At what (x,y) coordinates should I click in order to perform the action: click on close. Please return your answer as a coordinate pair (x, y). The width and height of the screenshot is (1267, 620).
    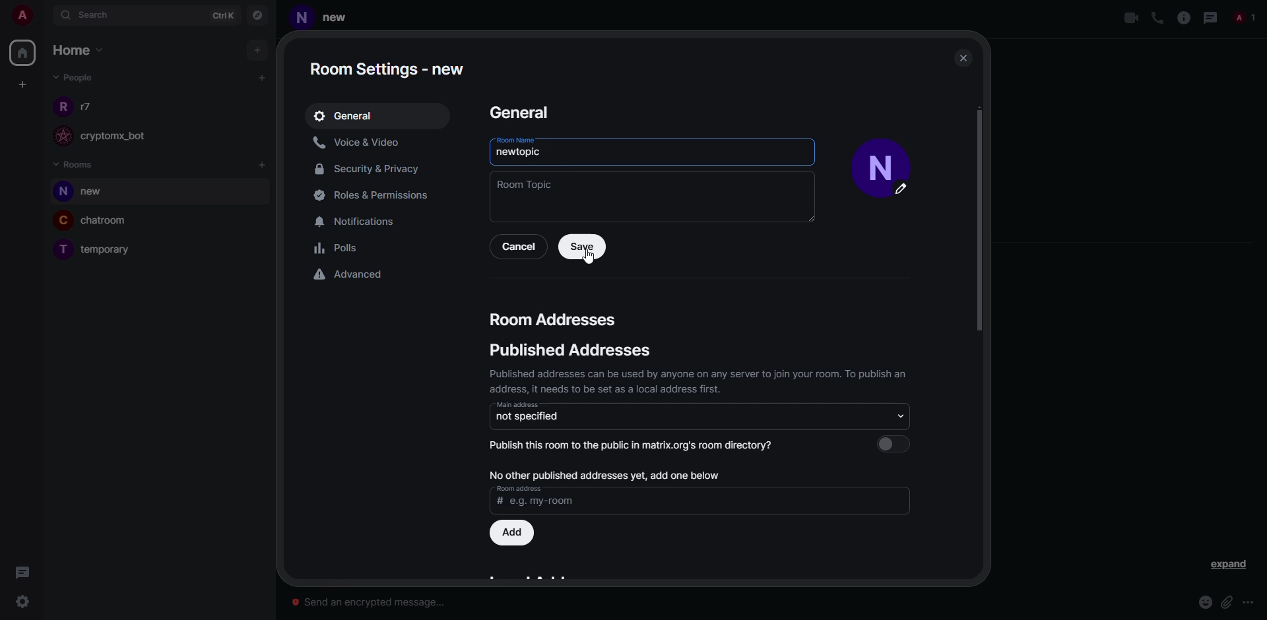
    Looking at the image, I should click on (963, 57).